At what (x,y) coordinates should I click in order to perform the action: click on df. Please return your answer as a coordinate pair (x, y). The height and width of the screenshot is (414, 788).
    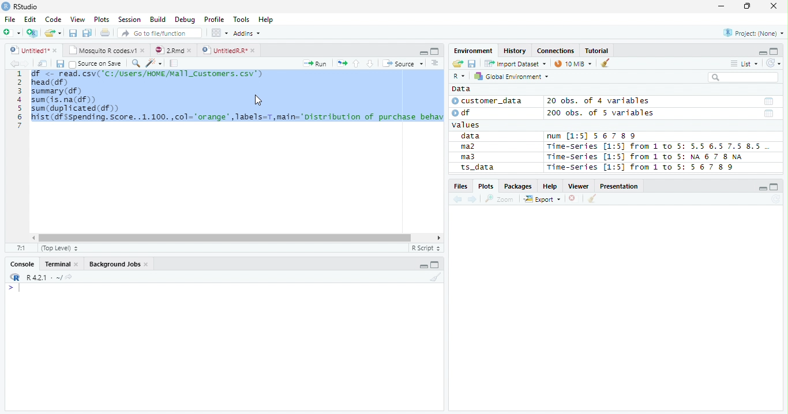
    Looking at the image, I should click on (465, 112).